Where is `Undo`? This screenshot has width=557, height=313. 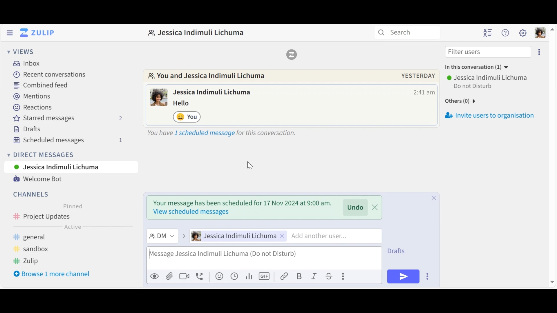
Undo is located at coordinates (356, 208).